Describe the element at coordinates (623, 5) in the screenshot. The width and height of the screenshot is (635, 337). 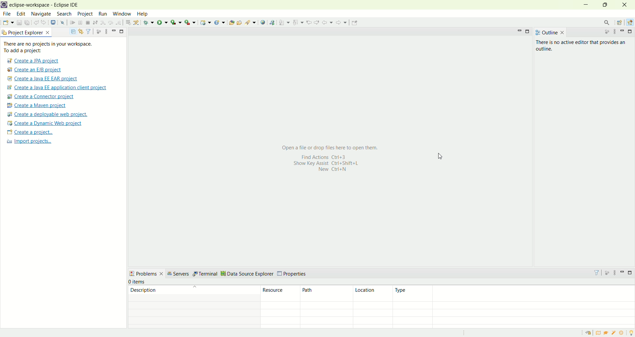
I see `close` at that location.